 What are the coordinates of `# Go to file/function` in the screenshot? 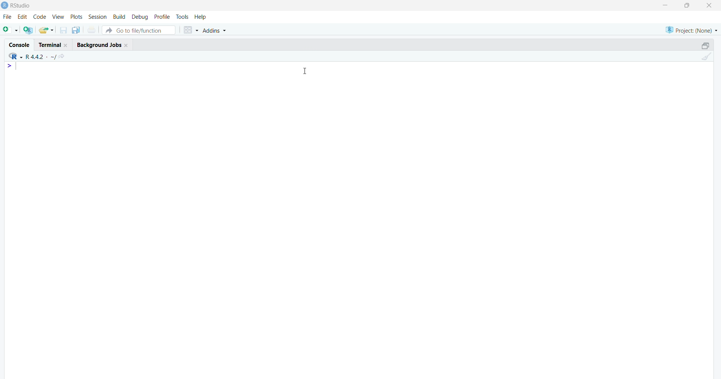 It's located at (139, 30).